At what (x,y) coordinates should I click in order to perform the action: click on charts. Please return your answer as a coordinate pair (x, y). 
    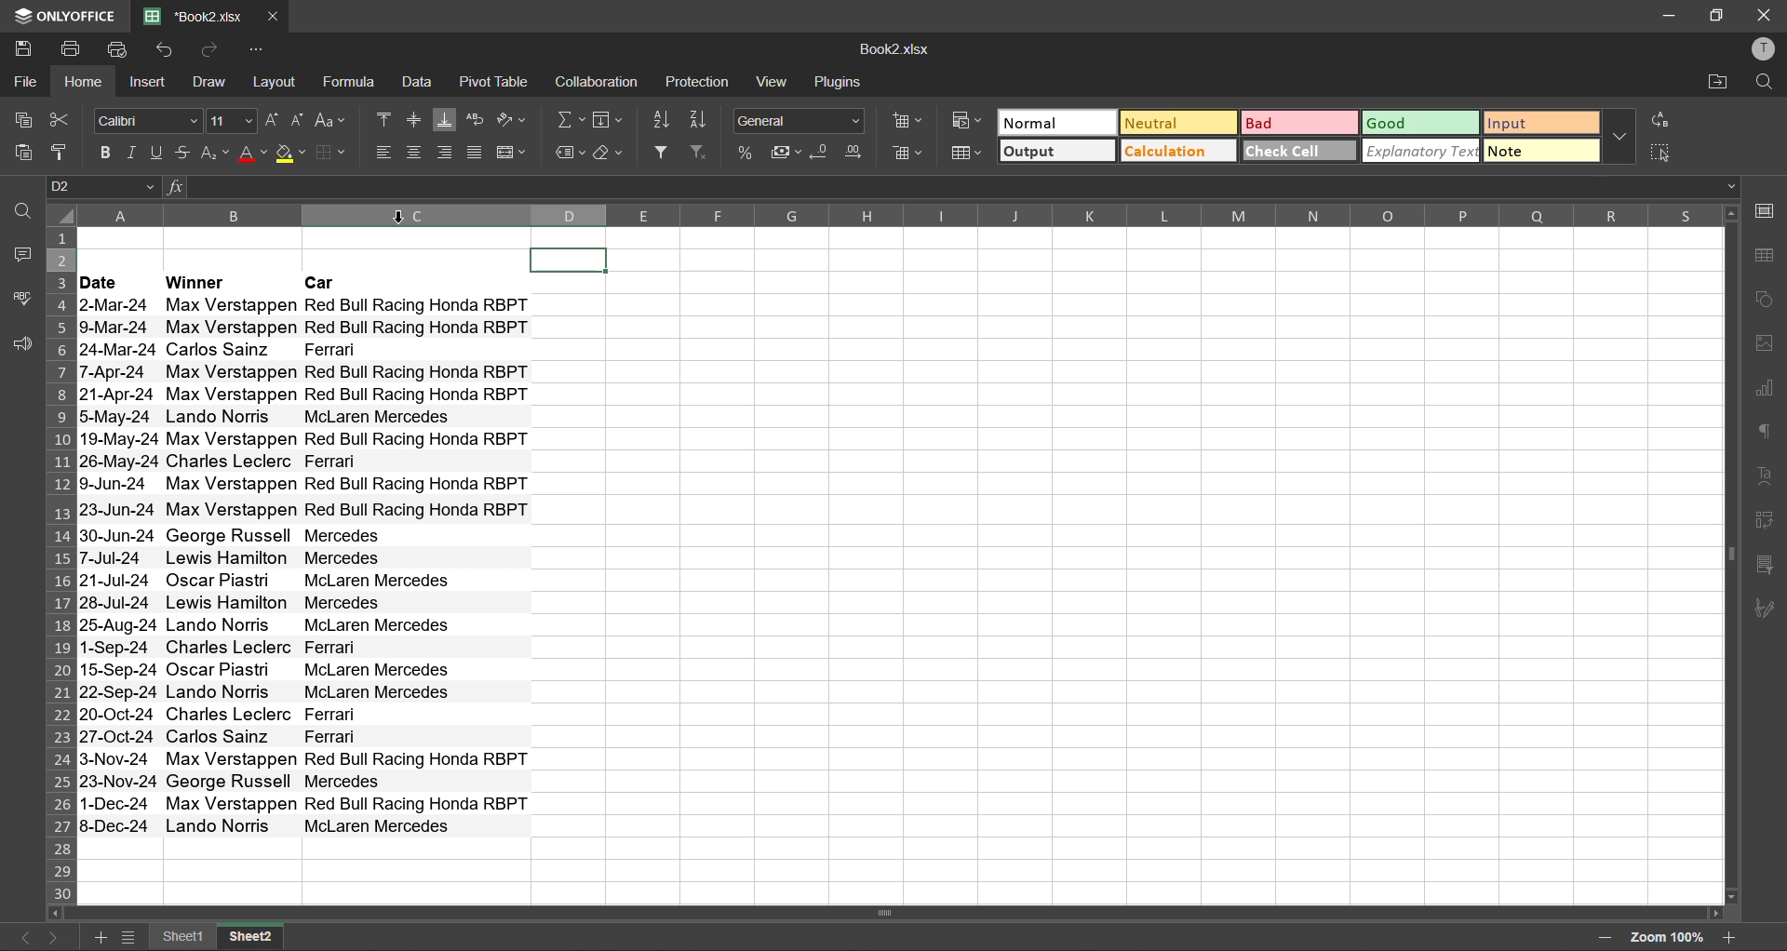
    Looking at the image, I should click on (1768, 391).